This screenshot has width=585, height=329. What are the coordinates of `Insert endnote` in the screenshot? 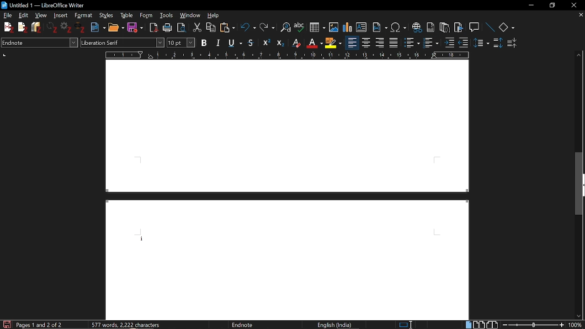 It's located at (444, 28).